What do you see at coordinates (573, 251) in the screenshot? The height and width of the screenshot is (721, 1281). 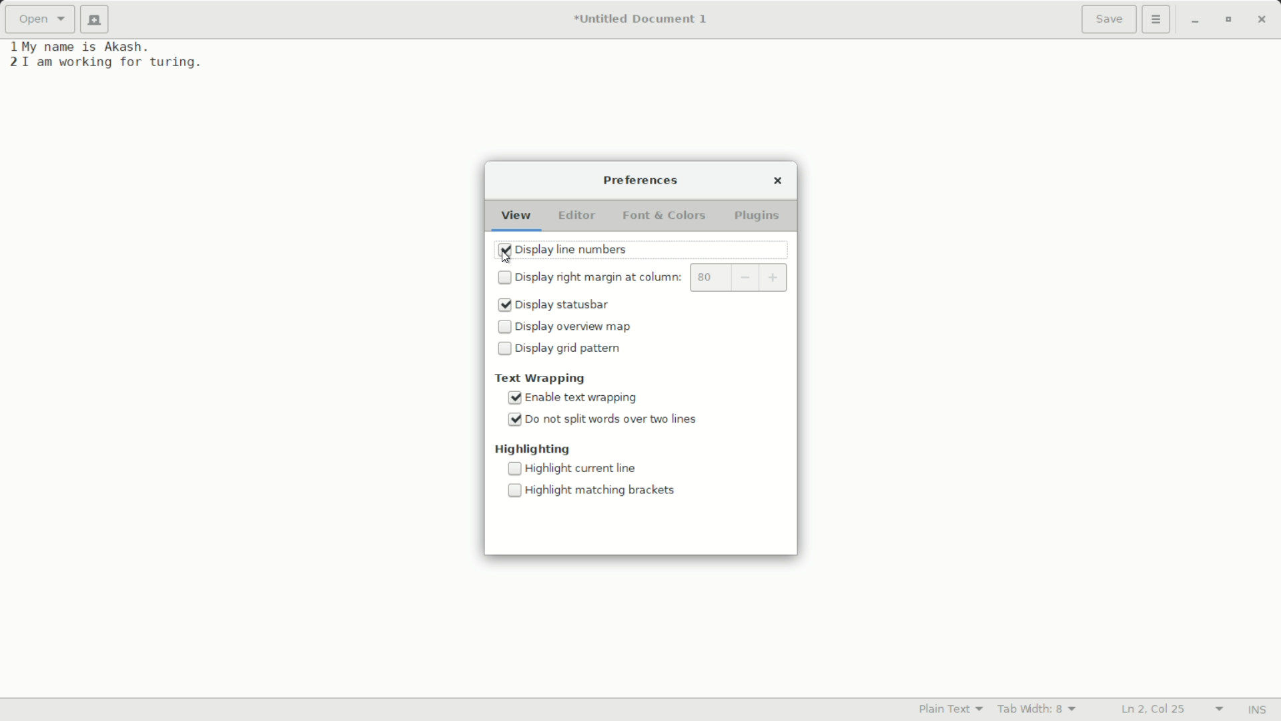 I see `display line numbers` at bounding box center [573, 251].